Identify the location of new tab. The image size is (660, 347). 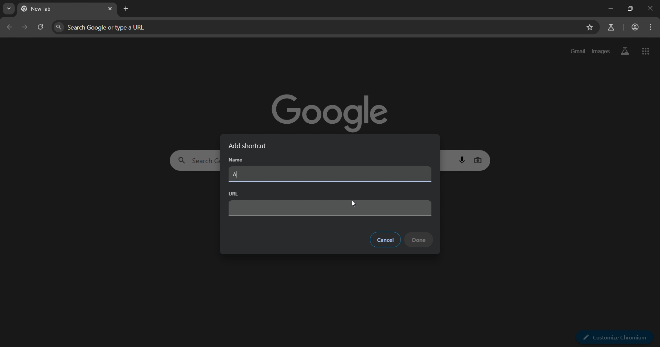
(128, 9).